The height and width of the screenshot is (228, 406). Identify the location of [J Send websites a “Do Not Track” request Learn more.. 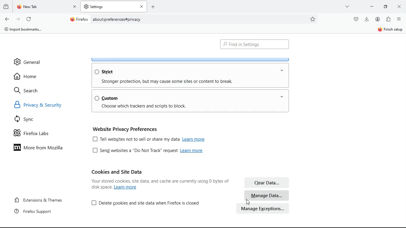
(146, 150).